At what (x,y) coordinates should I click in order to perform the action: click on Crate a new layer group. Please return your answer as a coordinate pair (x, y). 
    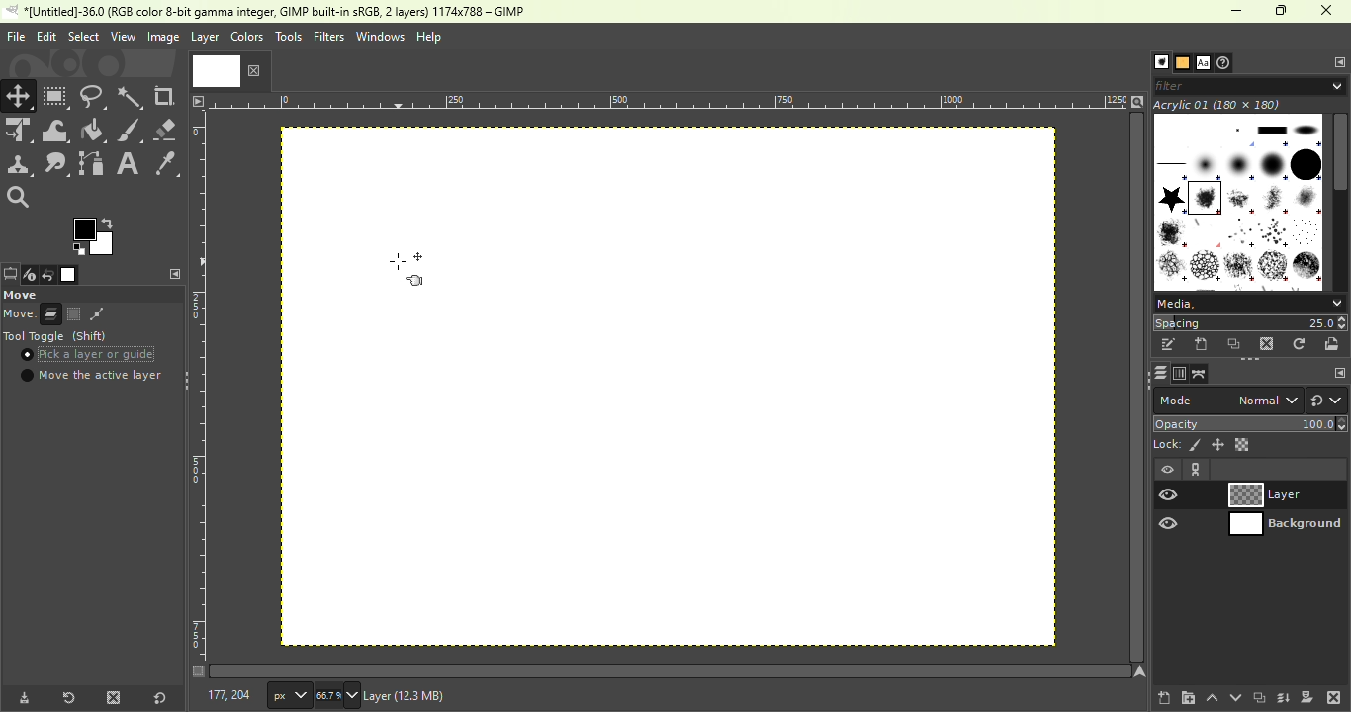
    Looking at the image, I should click on (1187, 697).